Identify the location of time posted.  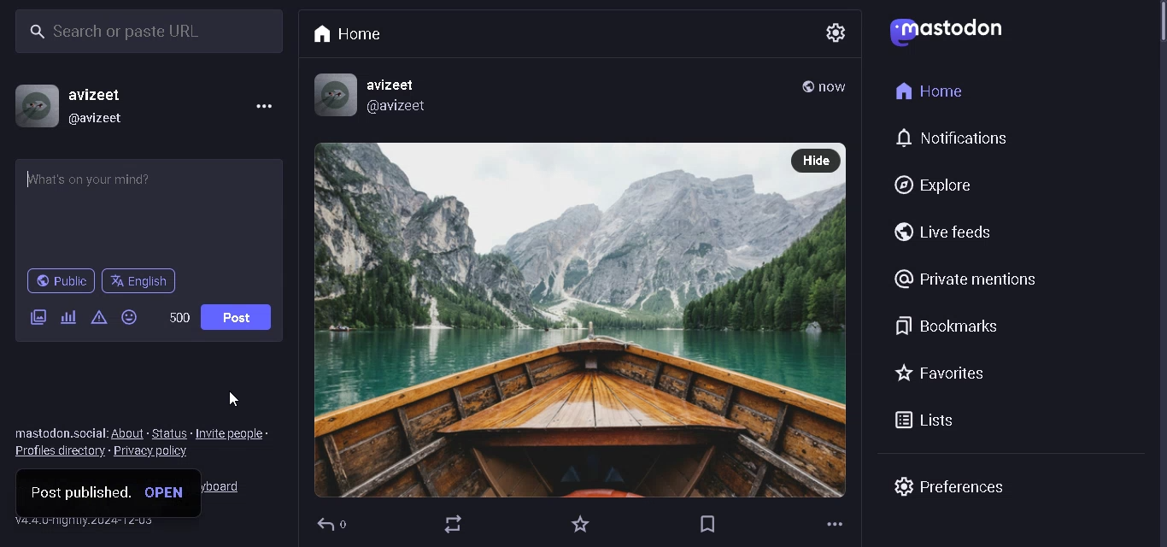
(836, 90).